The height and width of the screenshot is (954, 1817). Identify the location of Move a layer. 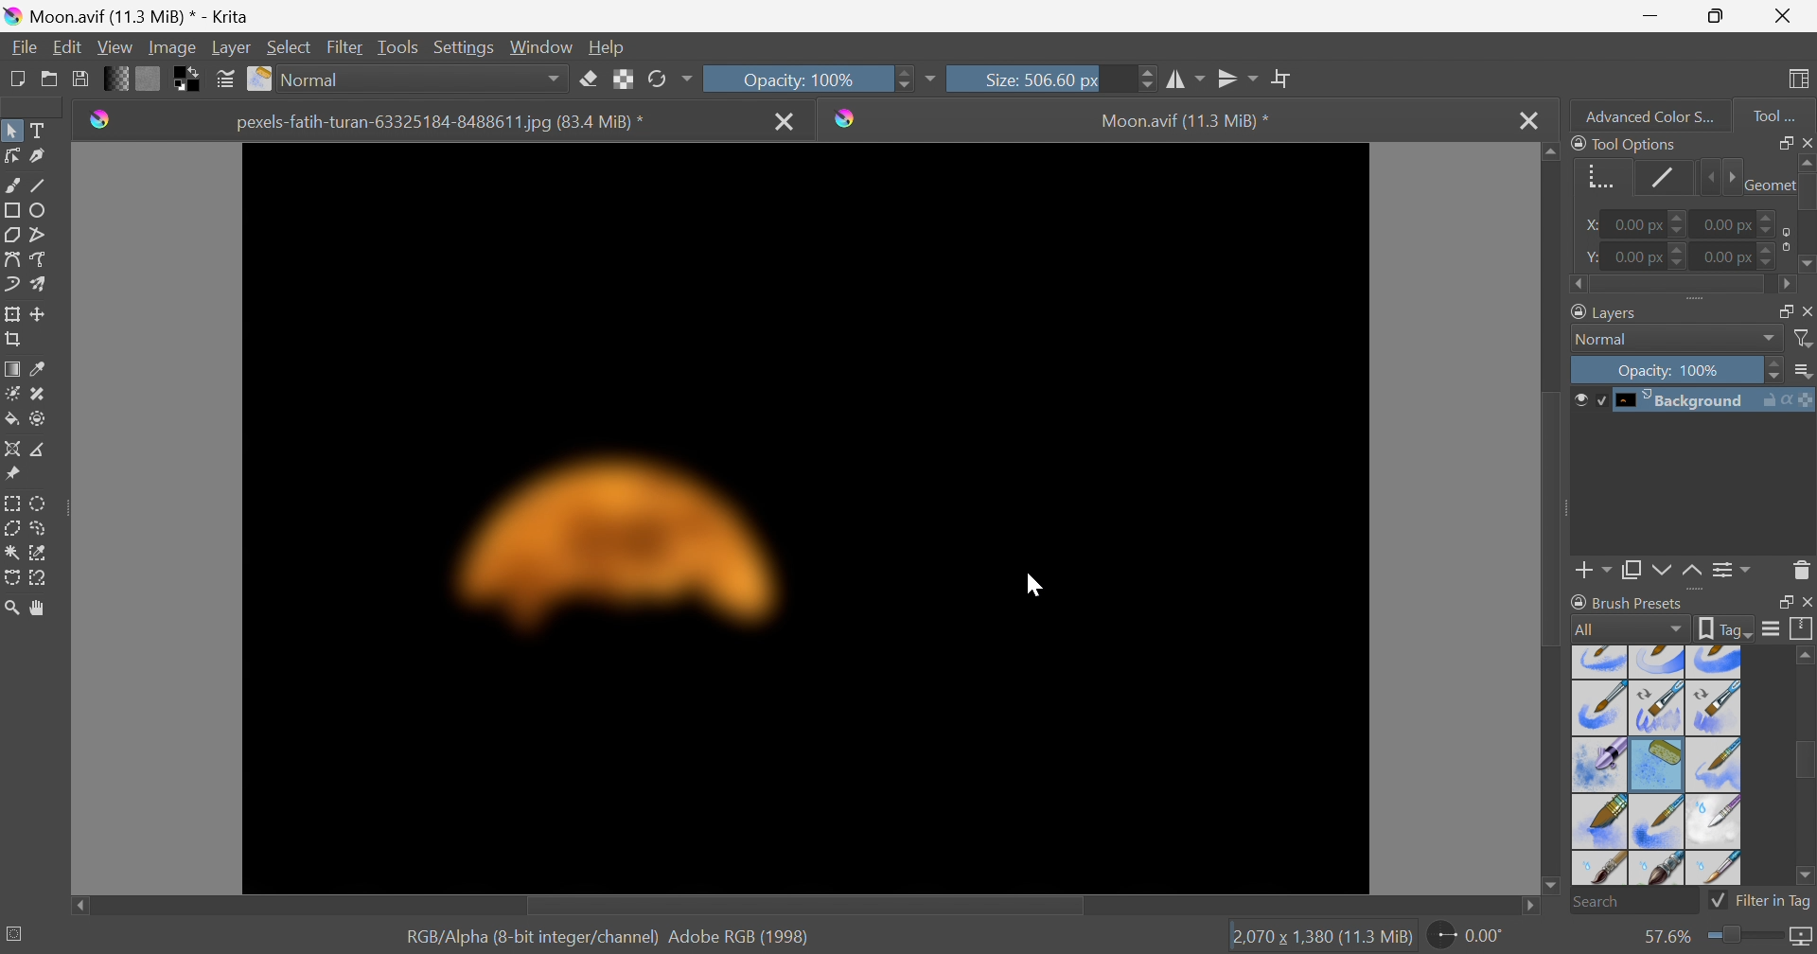
(39, 311).